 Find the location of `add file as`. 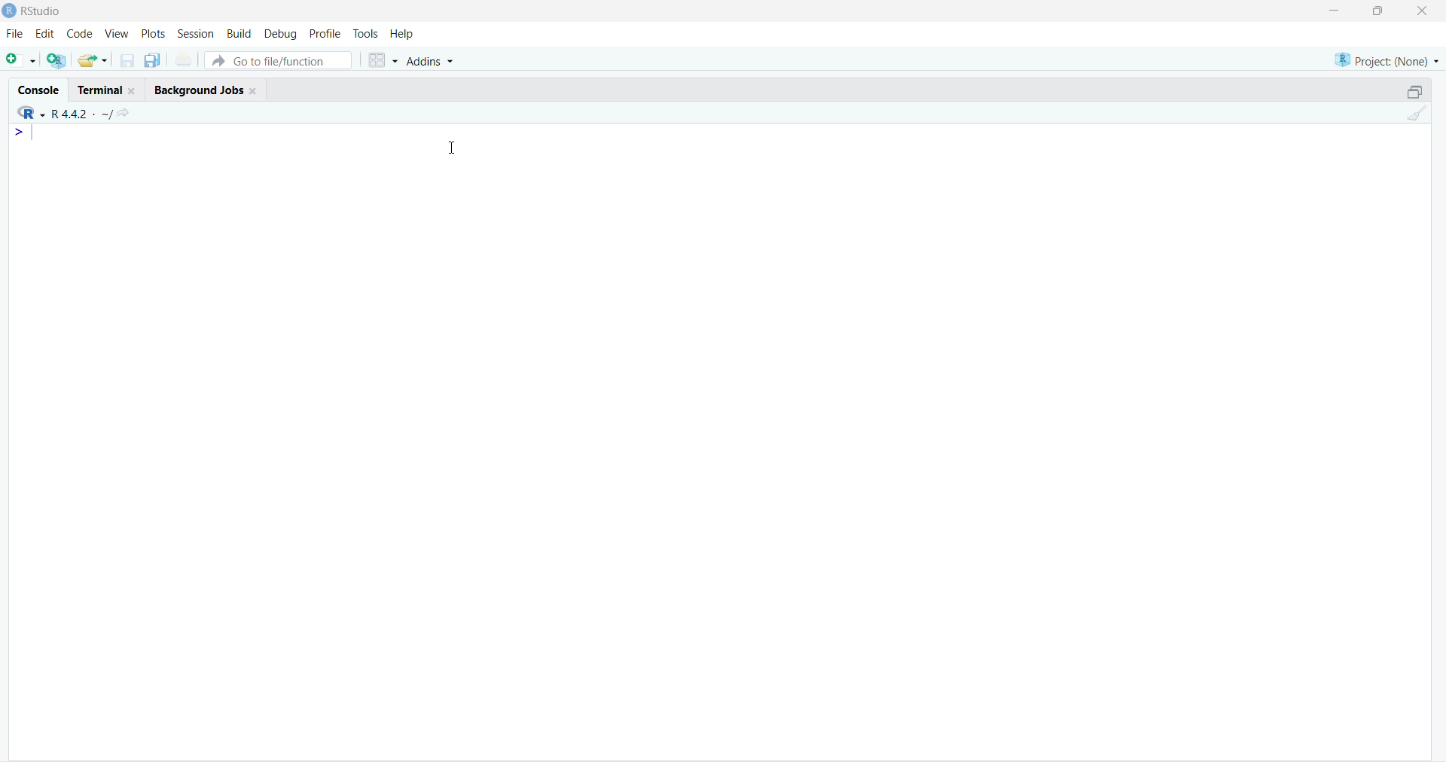

add file as is located at coordinates (21, 61).